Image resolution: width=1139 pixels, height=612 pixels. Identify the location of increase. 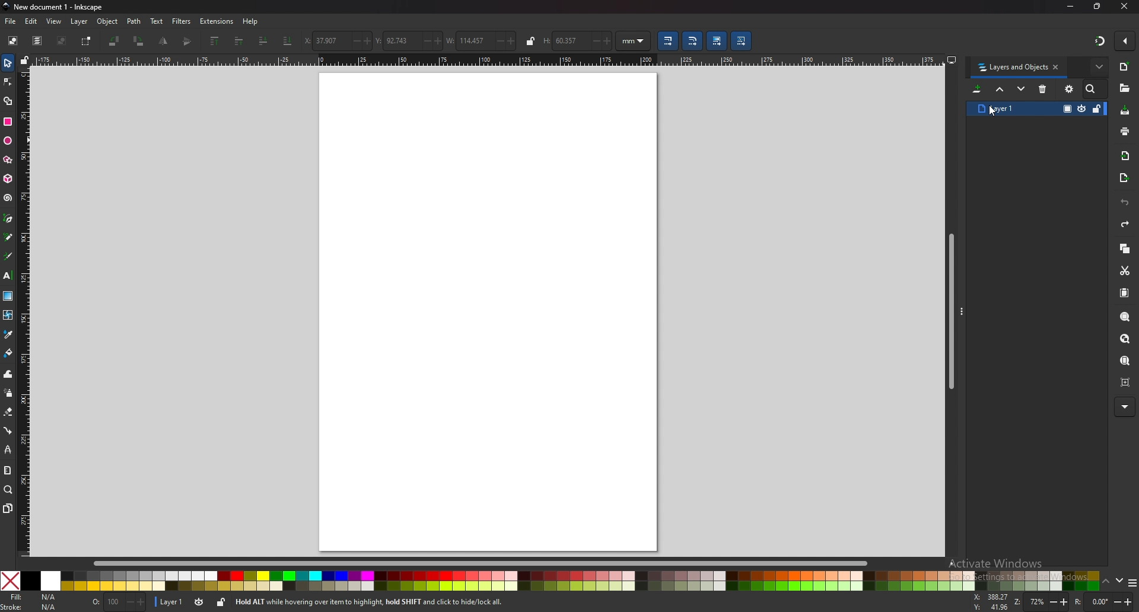
(607, 42).